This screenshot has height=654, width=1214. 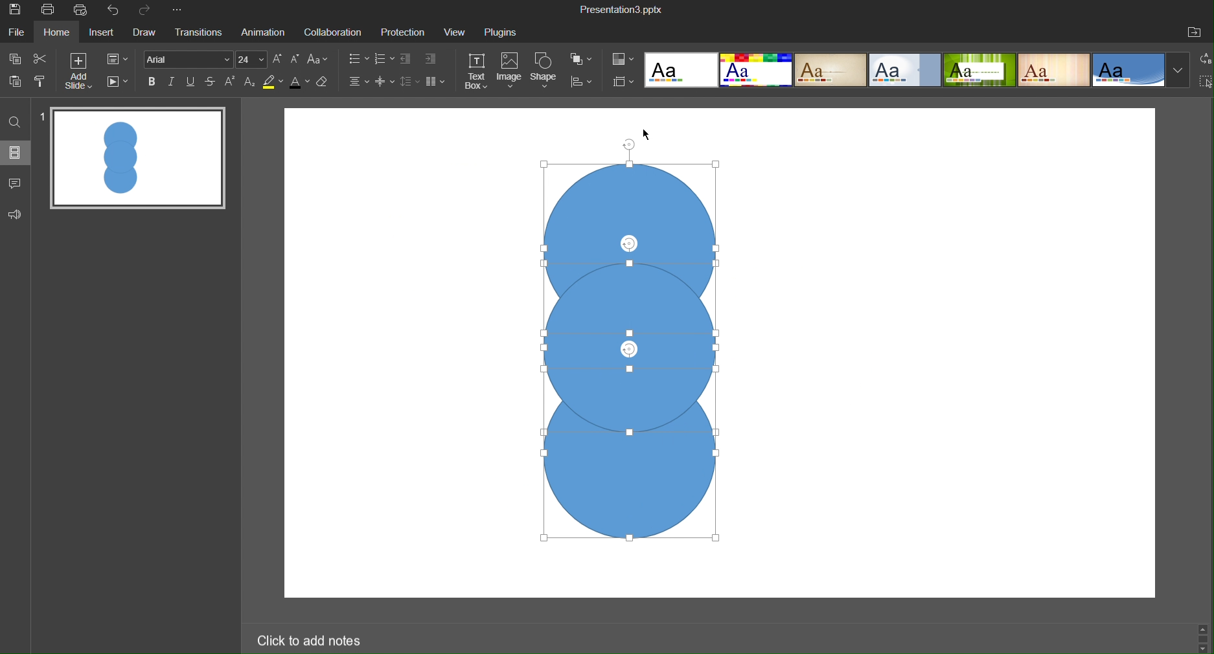 I want to click on Paste, so click(x=14, y=86).